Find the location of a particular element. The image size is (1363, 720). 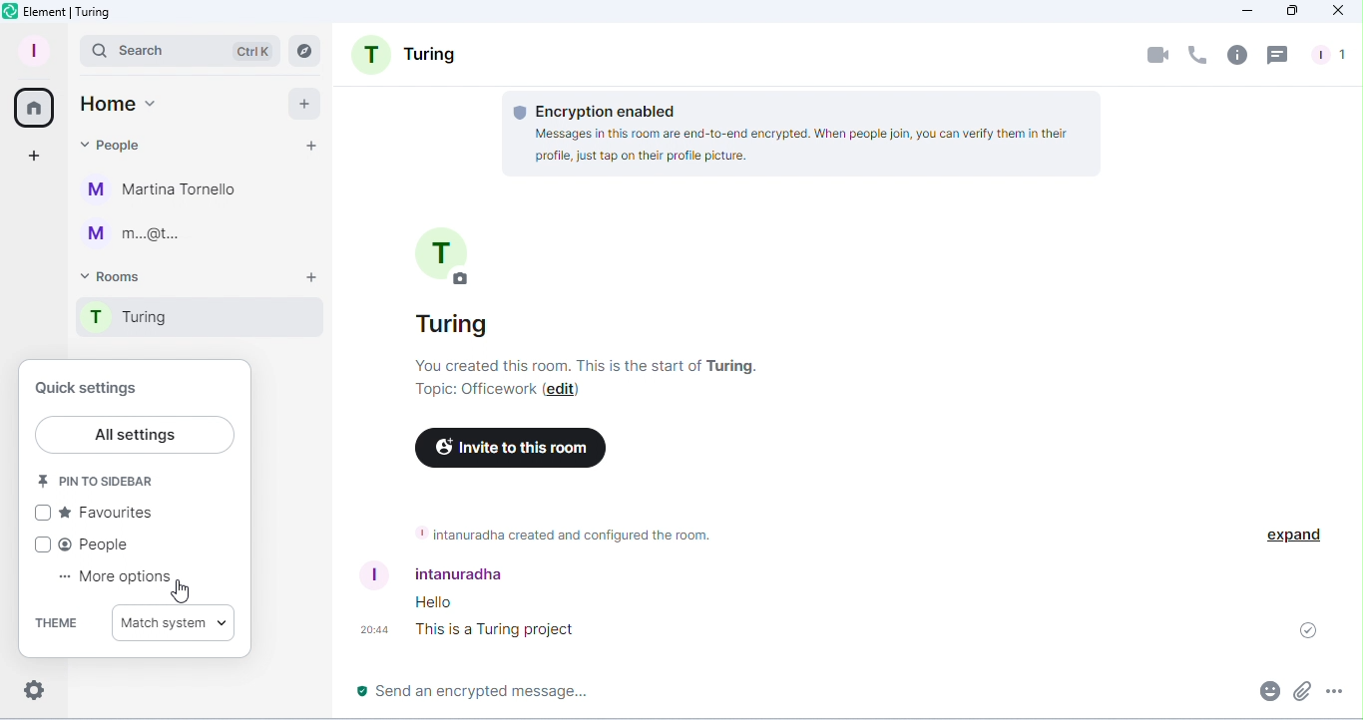

People is located at coordinates (115, 149).